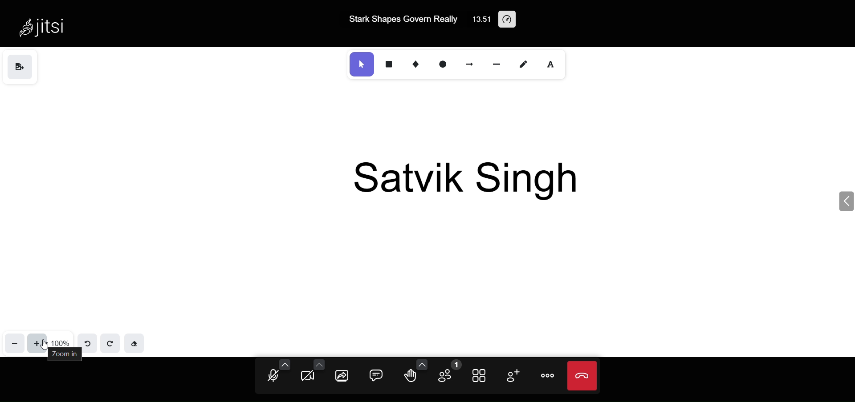 This screenshot has width=855, height=402. Describe the element at coordinates (42, 25) in the screenshot. I see `Jitsi` at that location.